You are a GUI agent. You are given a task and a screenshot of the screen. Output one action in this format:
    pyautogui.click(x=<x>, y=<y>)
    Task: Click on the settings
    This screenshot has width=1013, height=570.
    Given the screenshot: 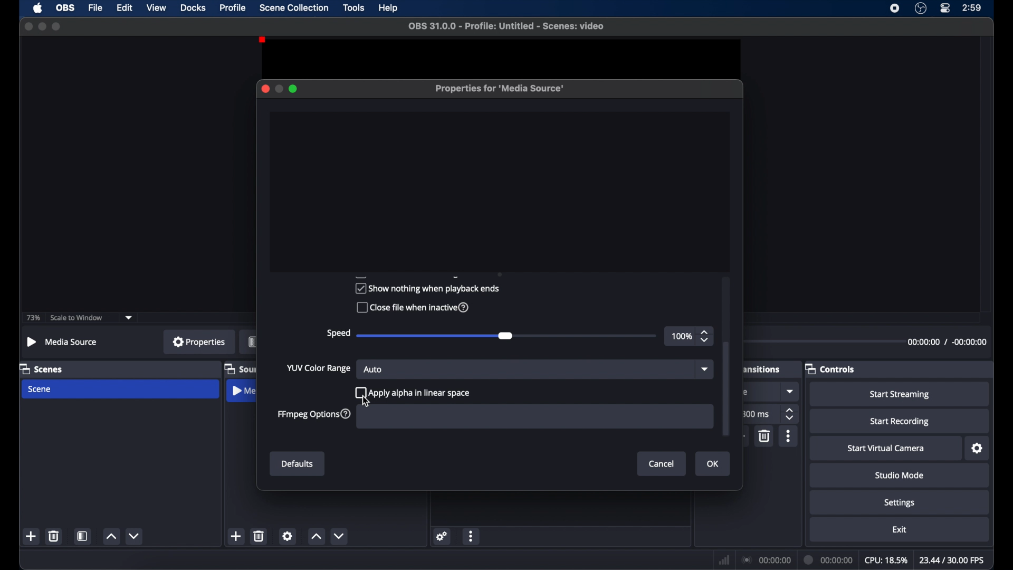 What is the action you would take?
    pyautogui.click(x=287, y=536)
    